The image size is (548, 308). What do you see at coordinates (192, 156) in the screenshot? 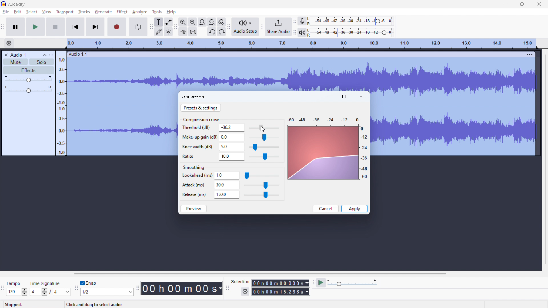
I see `Ratio:` at bounding box center [192, 156].